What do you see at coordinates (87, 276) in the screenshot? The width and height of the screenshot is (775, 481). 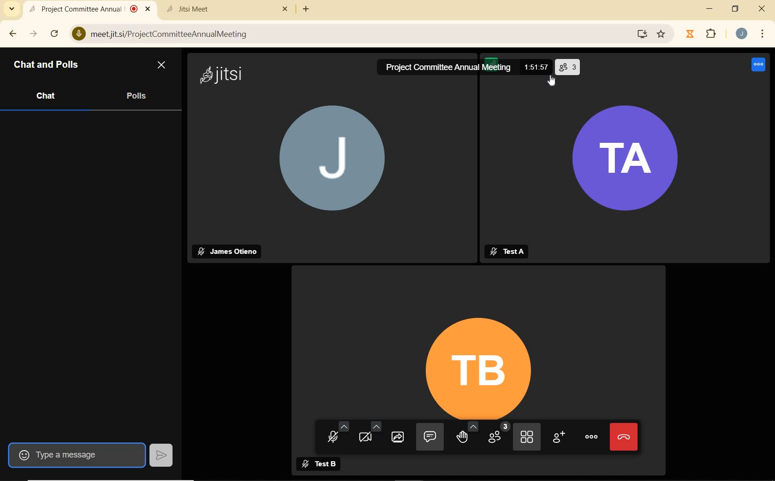 I see `chat space` at bounding box center [87, 276].